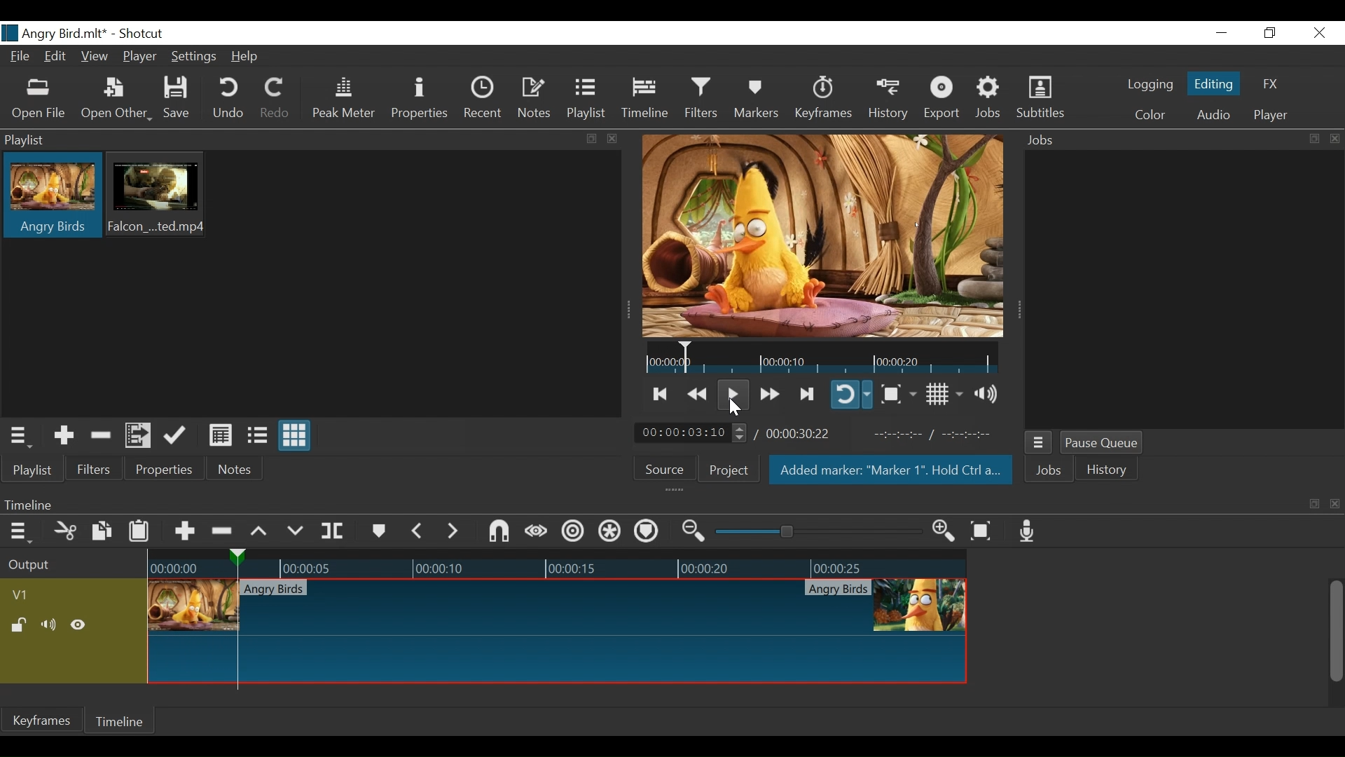 The height and width of the screenshot is (757, 1345). What do you see at coordinates (24, 437) in the screenshot?
I see `Playlist Menu` at bounding box center [24, 437].